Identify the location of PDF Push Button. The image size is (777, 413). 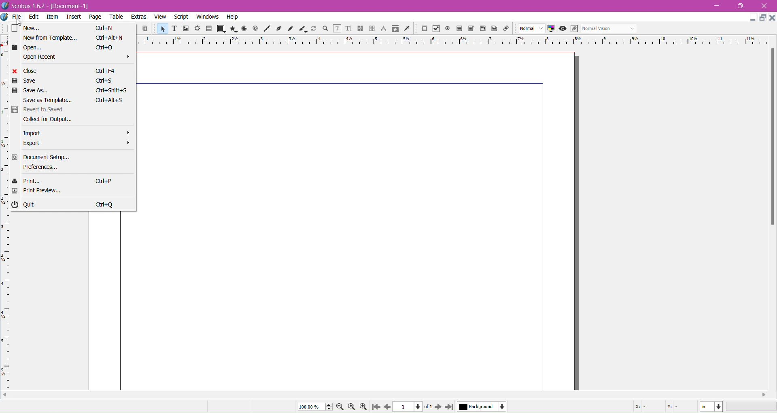
(424, 28).